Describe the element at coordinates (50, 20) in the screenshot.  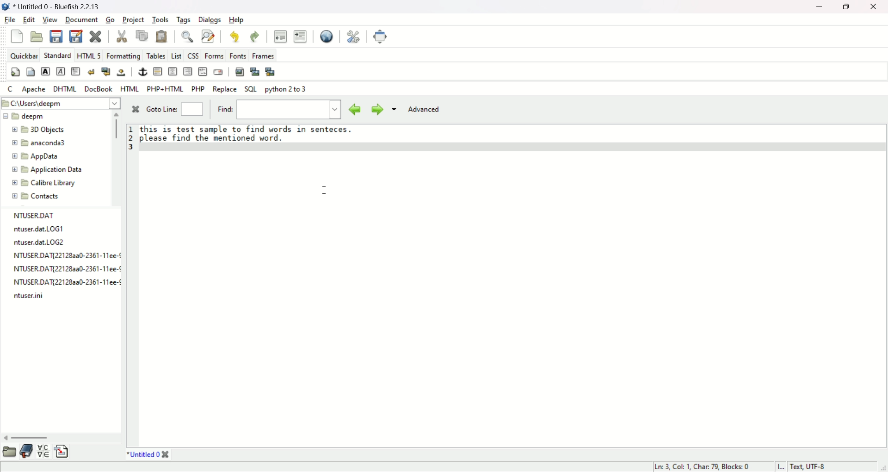
I see `view` at that location.